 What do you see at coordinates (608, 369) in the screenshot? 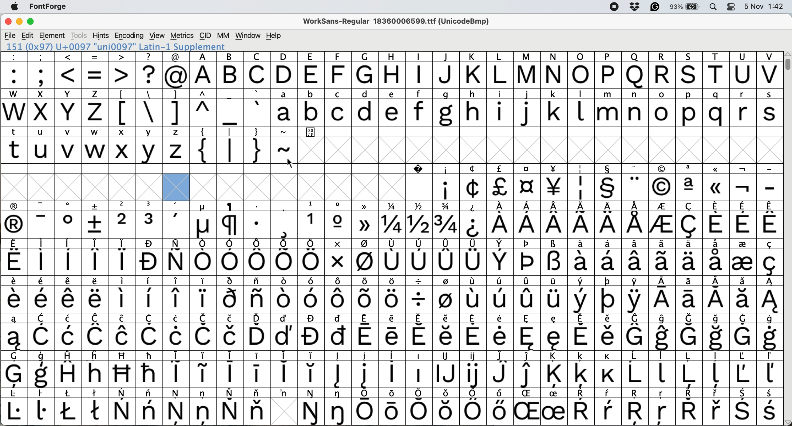
I see `symbol` at bounding box center [608, 369].